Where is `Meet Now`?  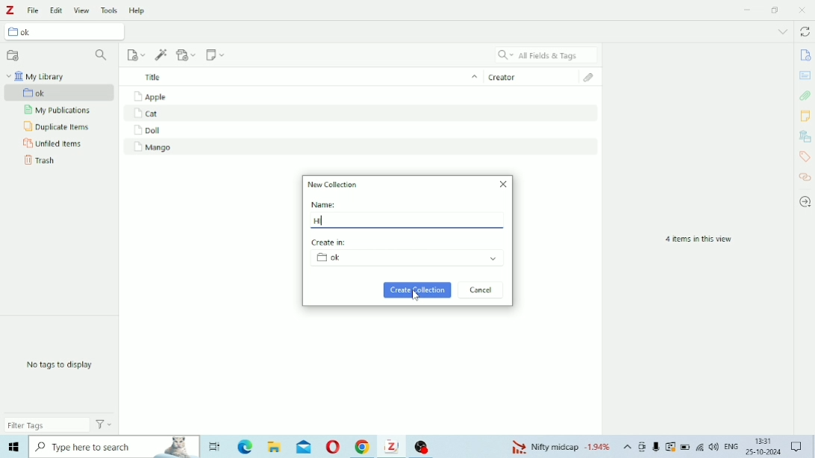
Meet Now is located at coordinates (643, 447).